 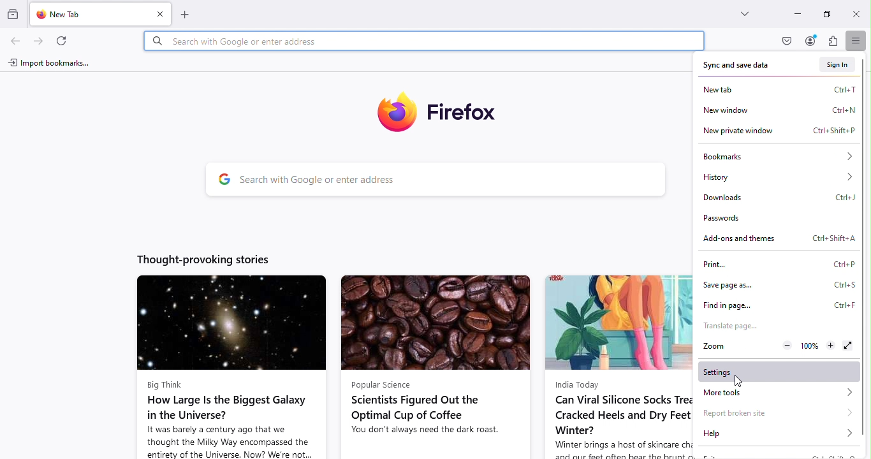 I want to click on Minimize tab, so click(x=794, y=15).